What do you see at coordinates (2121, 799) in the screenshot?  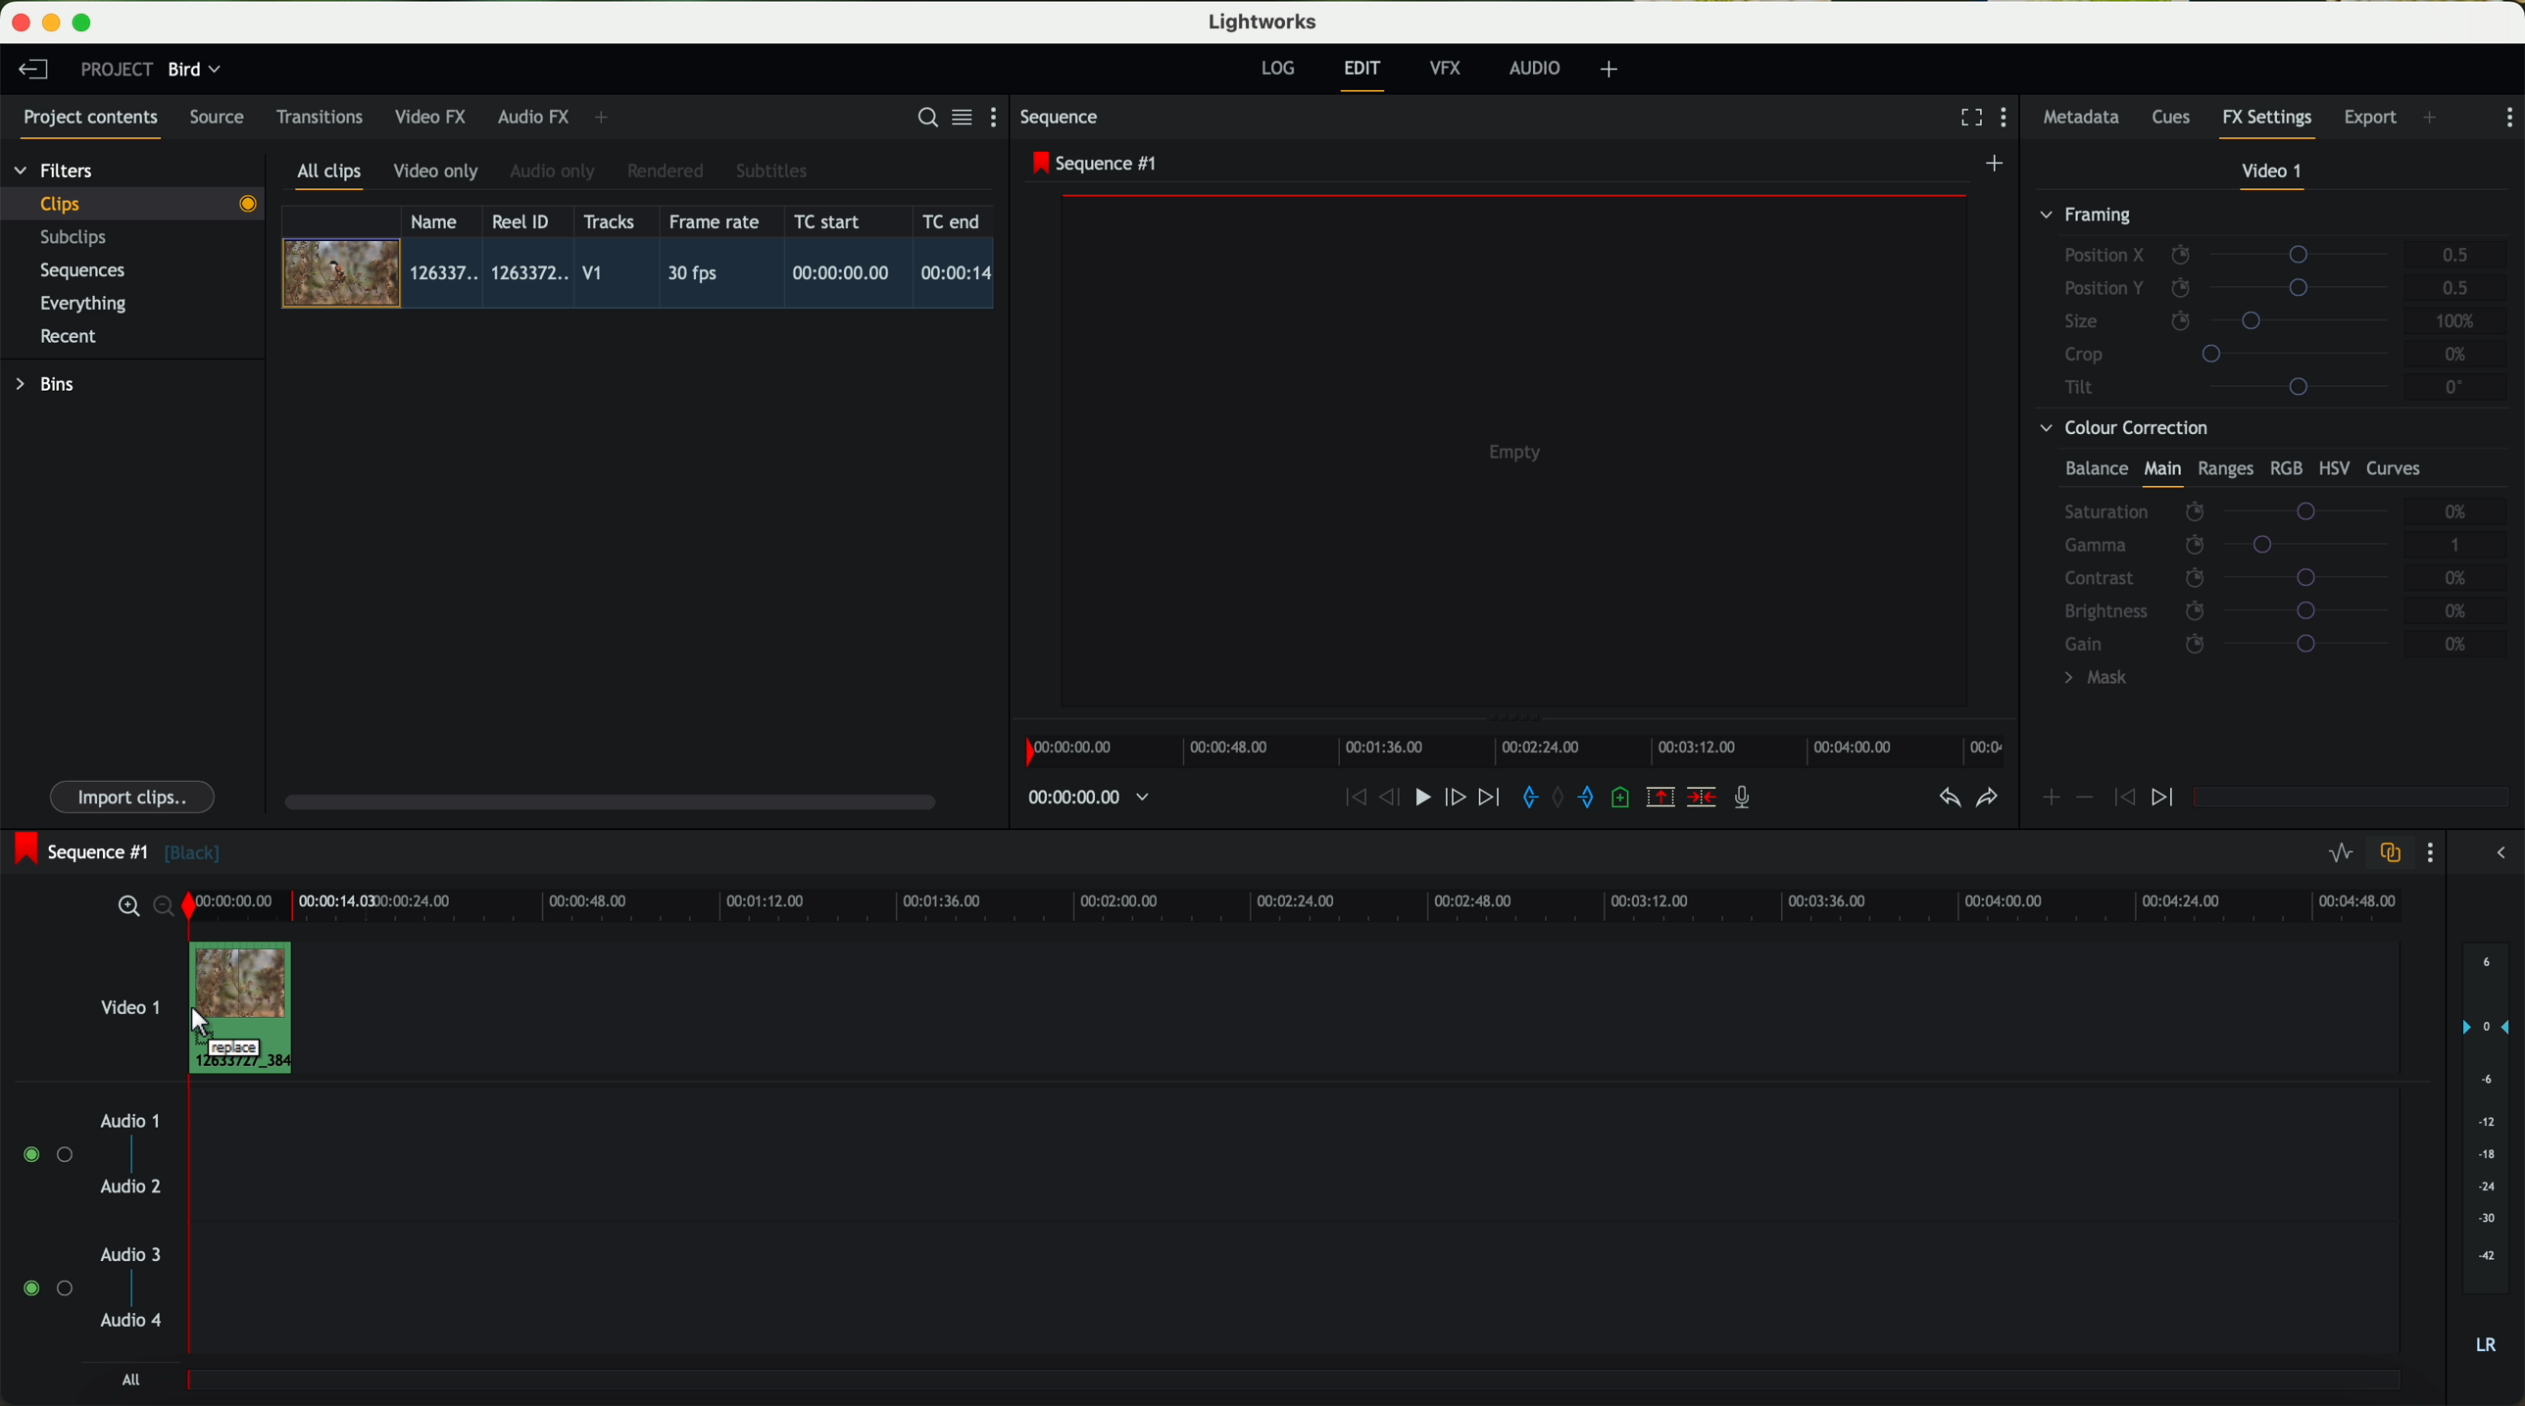 I see `icon` at bounding box center [2121, 799].